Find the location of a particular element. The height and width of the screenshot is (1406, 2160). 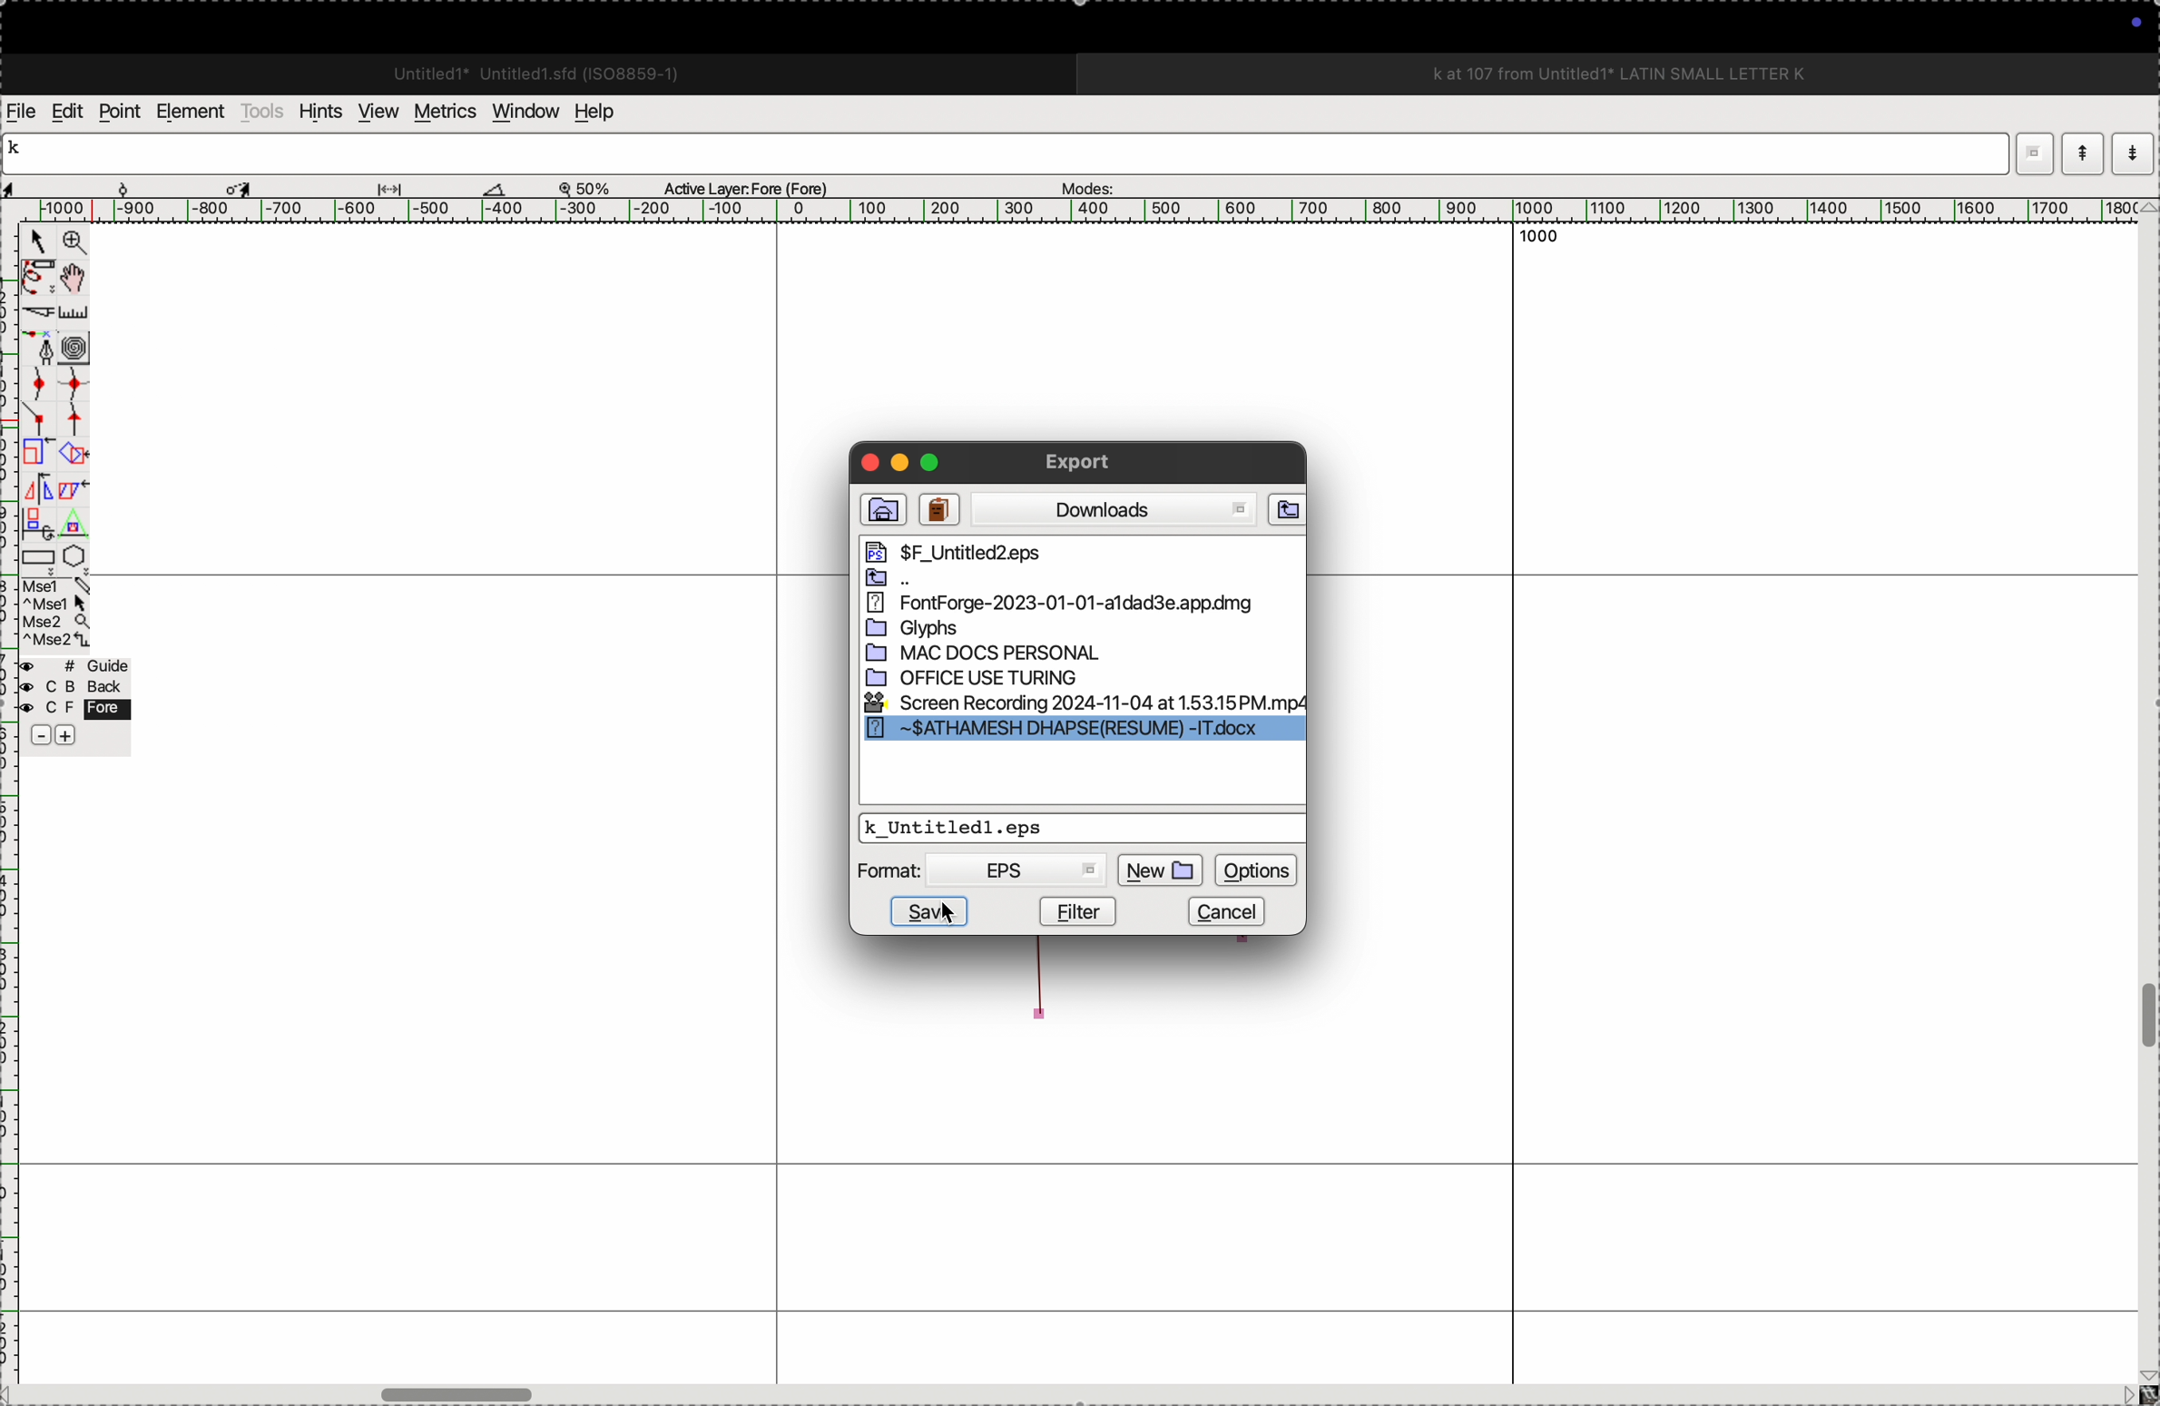

scale is located at coordinates (77, 312).